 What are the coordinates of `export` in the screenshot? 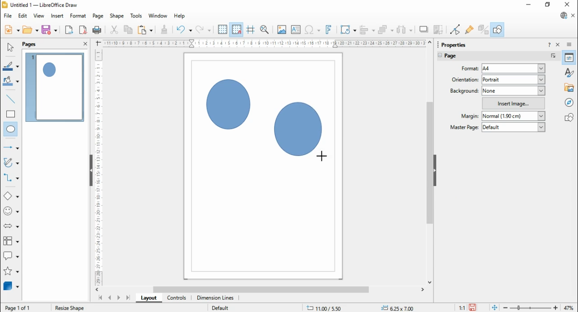 It's located at (69, 30).